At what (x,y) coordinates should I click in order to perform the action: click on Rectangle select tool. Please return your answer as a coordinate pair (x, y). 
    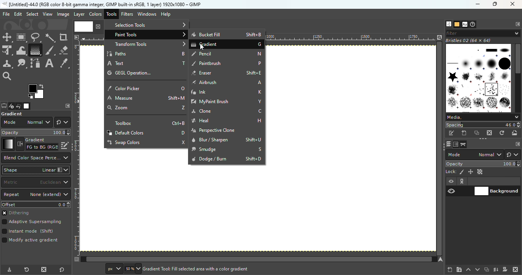
    Looking at the image, I should click on (22, 38).